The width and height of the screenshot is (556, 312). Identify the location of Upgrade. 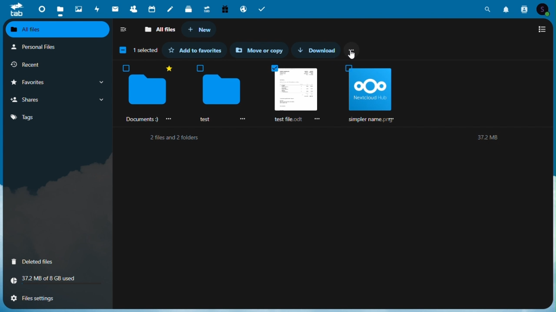
(206, 9).